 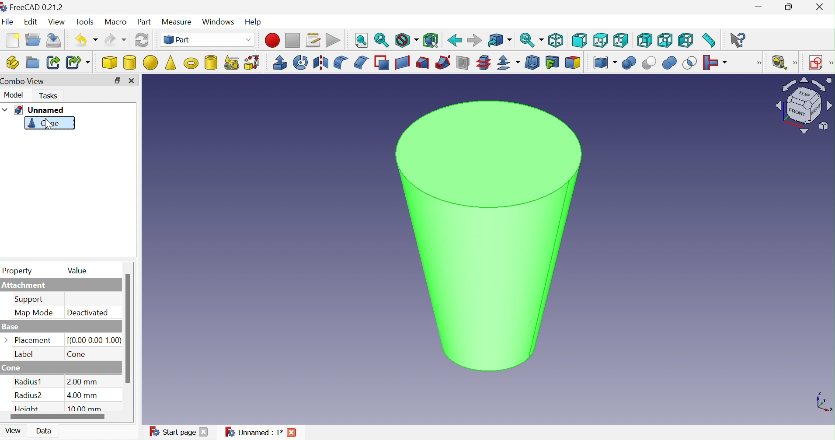 What do you see at coordinates (15, 367) in the screenshot?
I see `Cone` at bounding box center [15, 367].